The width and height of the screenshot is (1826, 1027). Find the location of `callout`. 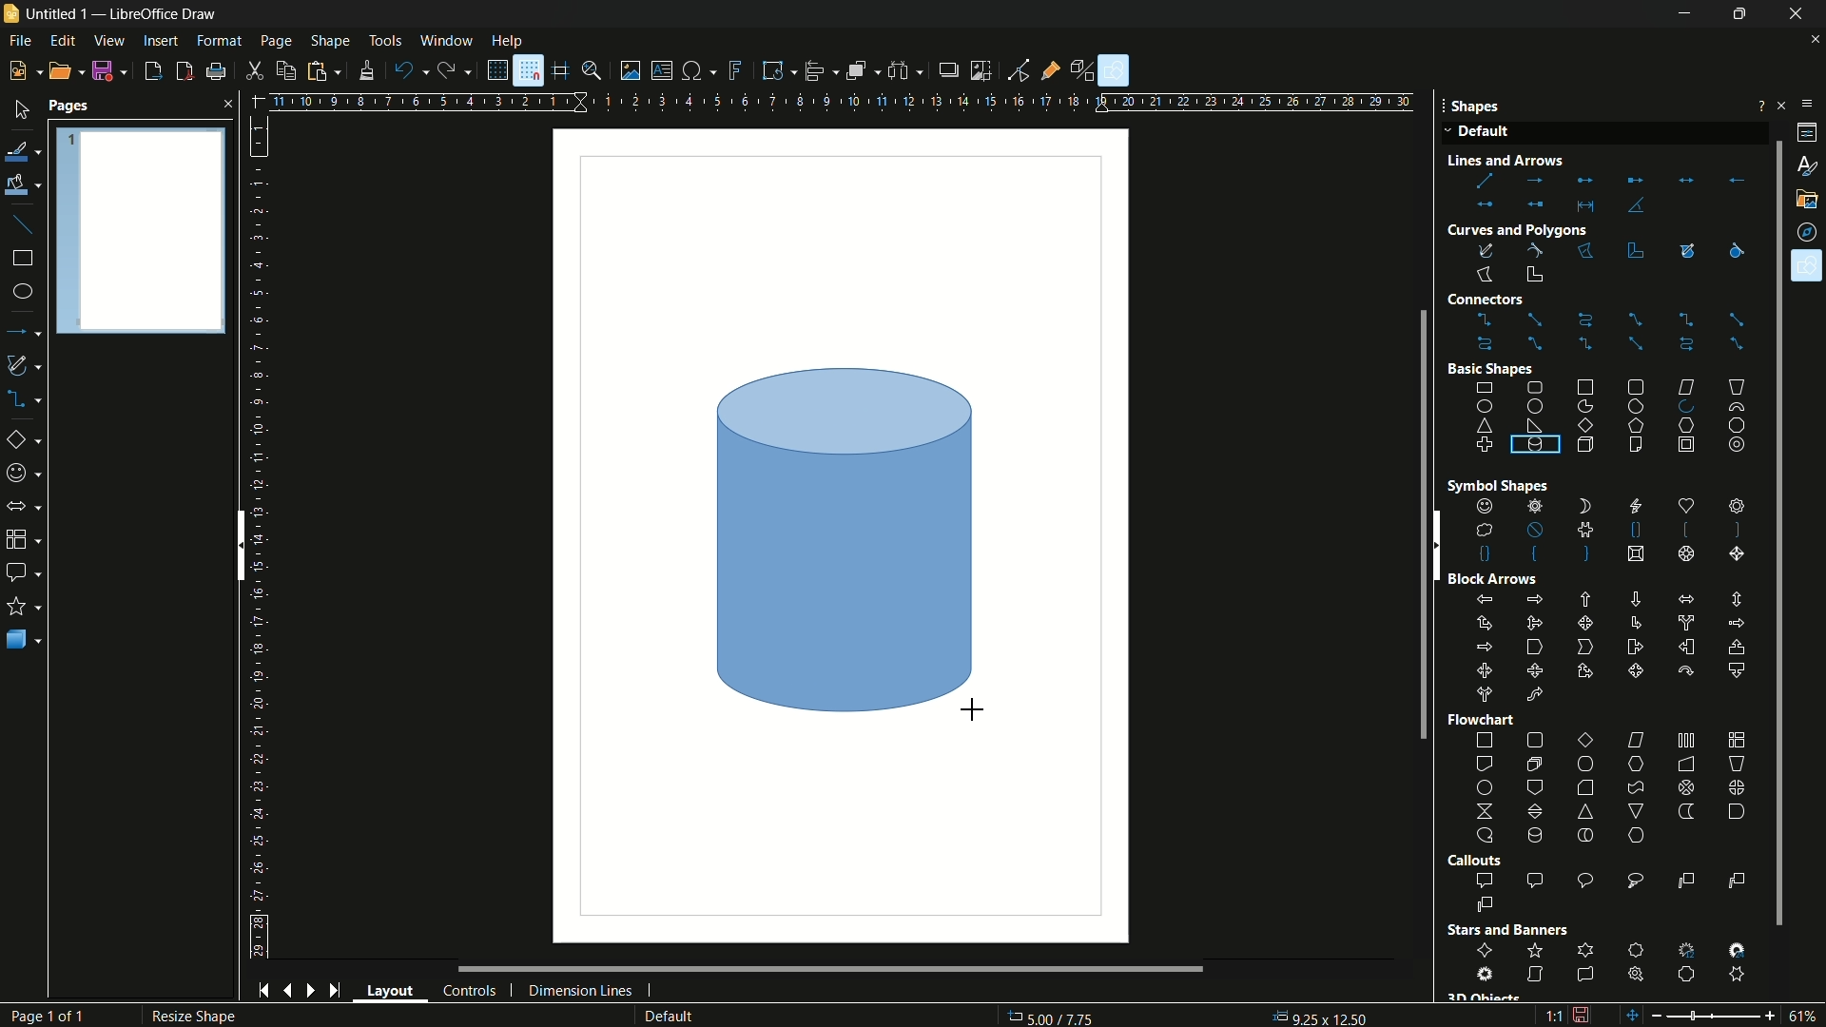

callout is located at coordinates (1613, 894).